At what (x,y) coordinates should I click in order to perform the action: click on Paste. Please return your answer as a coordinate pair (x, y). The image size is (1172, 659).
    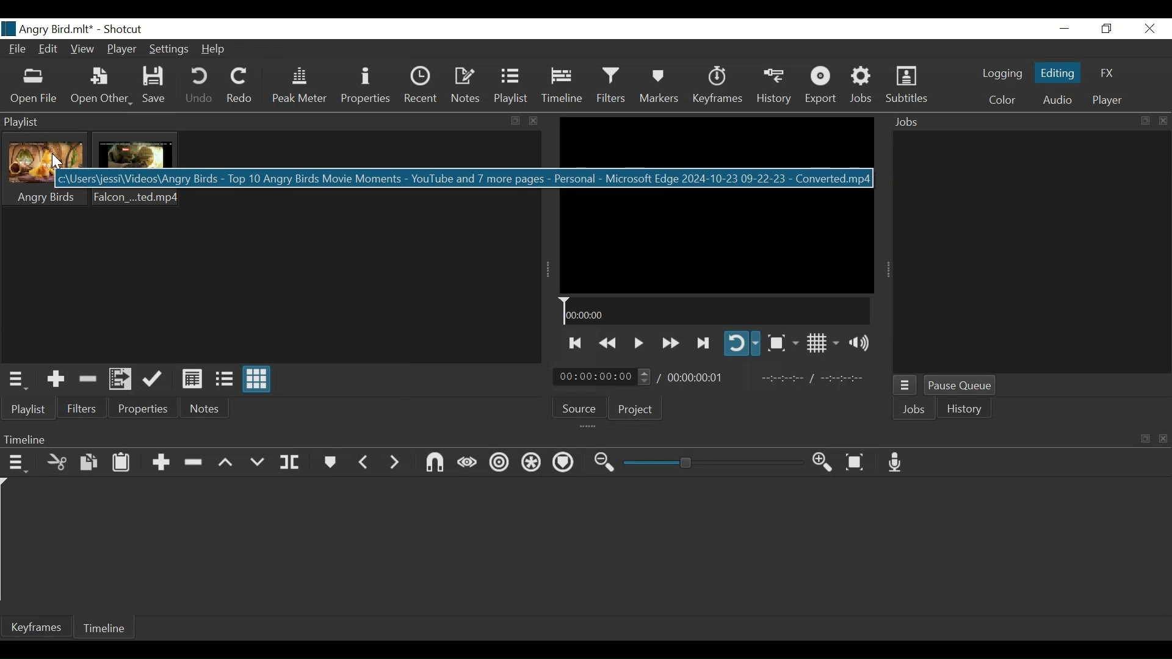
    Looking at the image, I should click on (120, 463).